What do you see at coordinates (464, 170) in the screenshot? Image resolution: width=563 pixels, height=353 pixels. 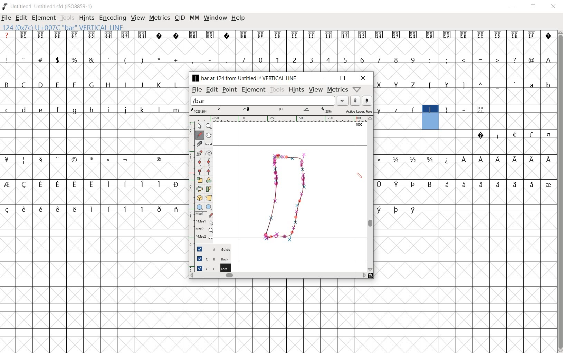 I see `empty cells` at bounding box center [464, 170].